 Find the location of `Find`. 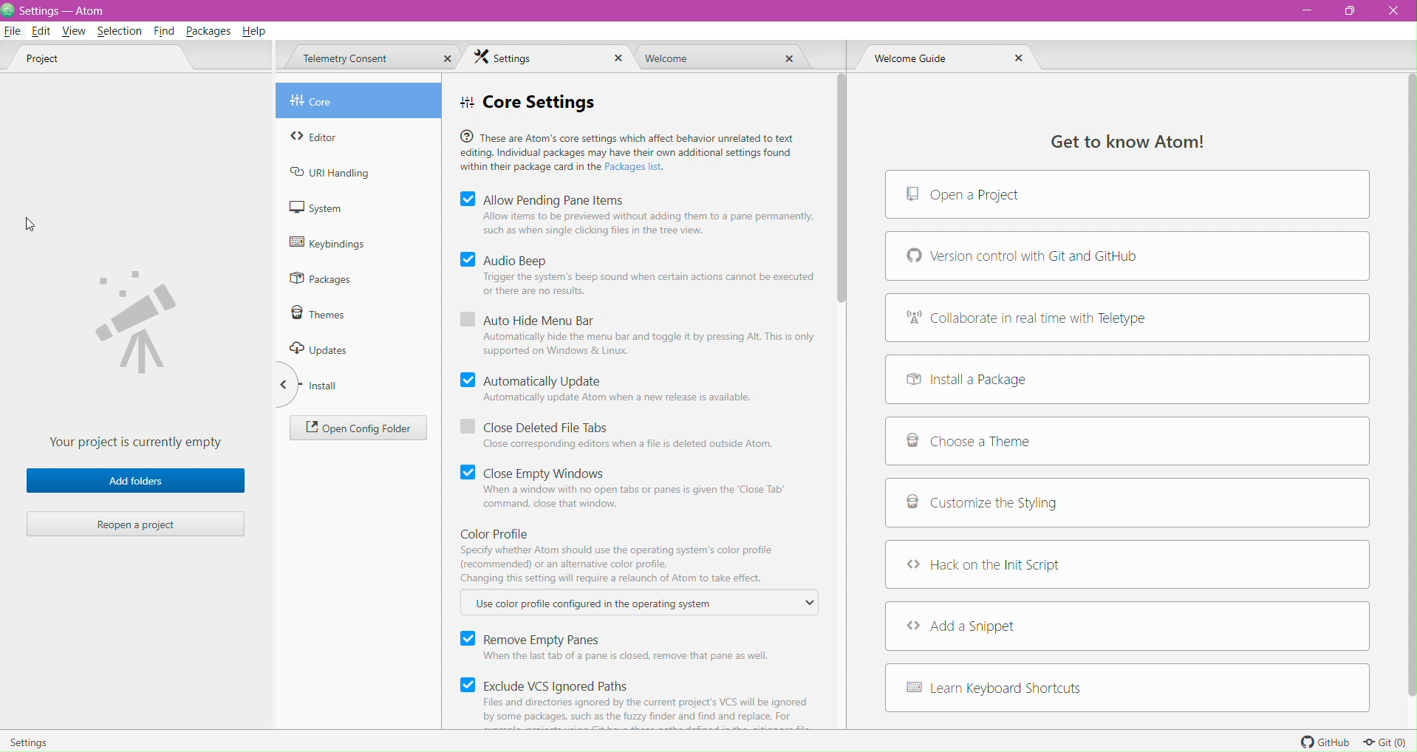

Find is located at coordinates (163, 31).